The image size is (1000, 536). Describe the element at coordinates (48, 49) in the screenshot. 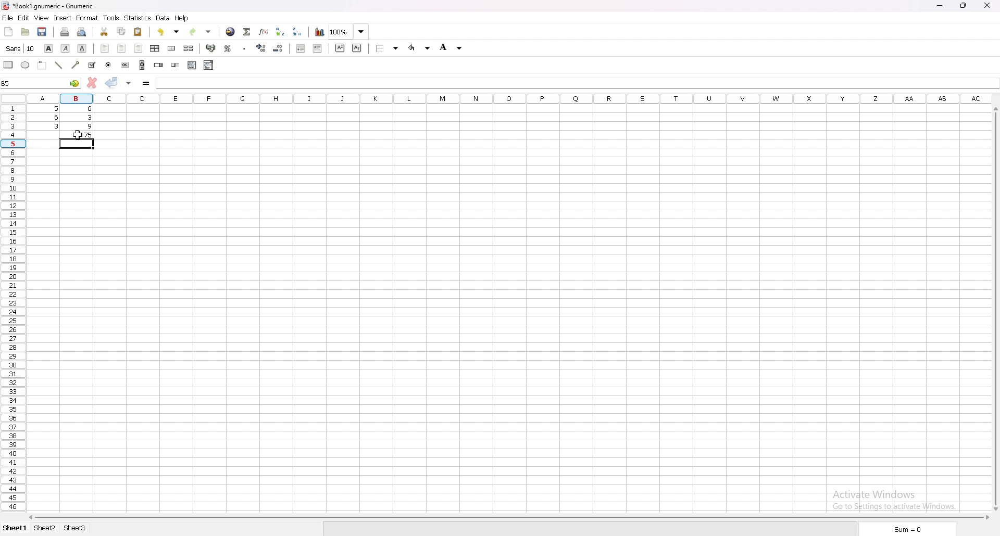

I see `bold` at that location.